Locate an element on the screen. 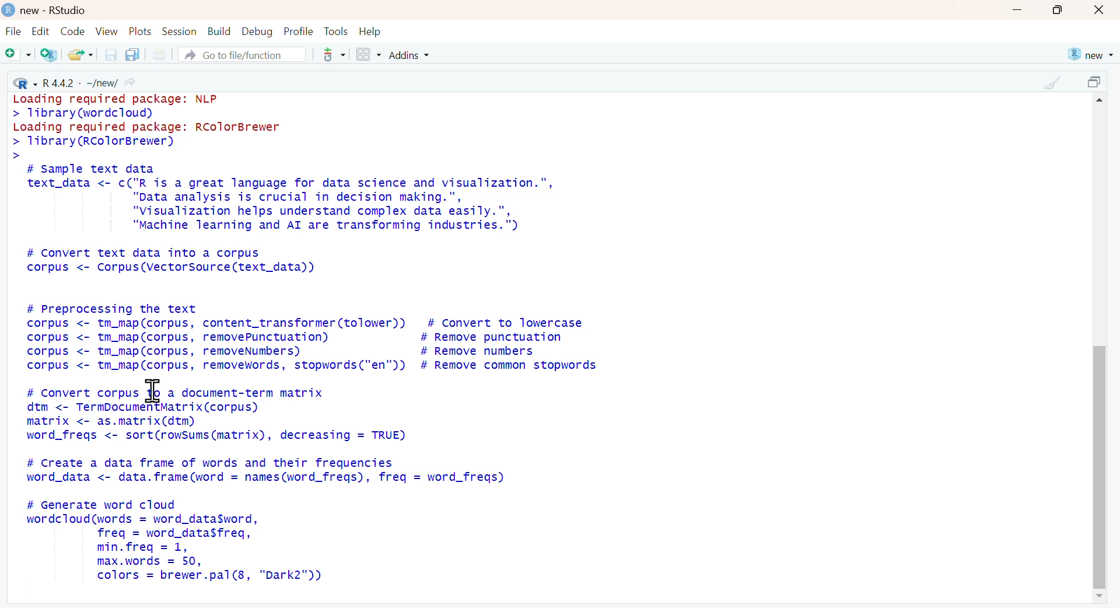  # Convert corpus to a document-term matrixdtm <- TermDocumentMatrix(corpus)matrix <- as.matrix(dtm)word_freqs <- sort(rowsSums(matrix), decreasing = TRUE) is located at coordinates (215, 414).